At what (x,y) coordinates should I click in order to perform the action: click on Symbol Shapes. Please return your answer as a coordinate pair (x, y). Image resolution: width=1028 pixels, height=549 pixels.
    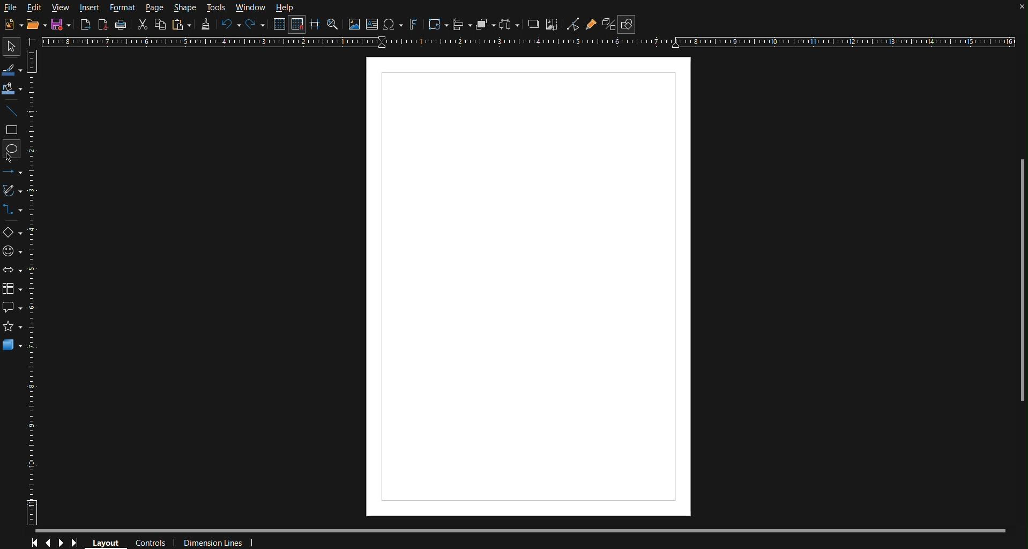
    Looking at the image, I should click on (12, 254).